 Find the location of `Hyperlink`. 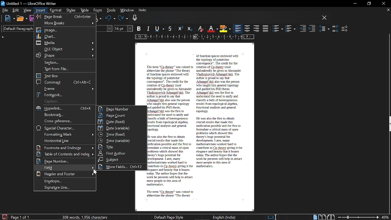

Hyperlink is located at coordinates (66, 108).